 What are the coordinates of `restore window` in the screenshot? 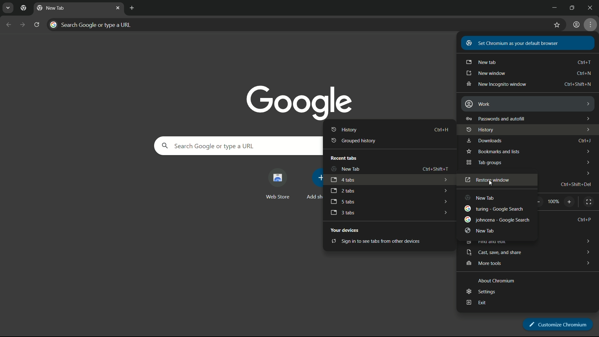 It's located at (486, 180).